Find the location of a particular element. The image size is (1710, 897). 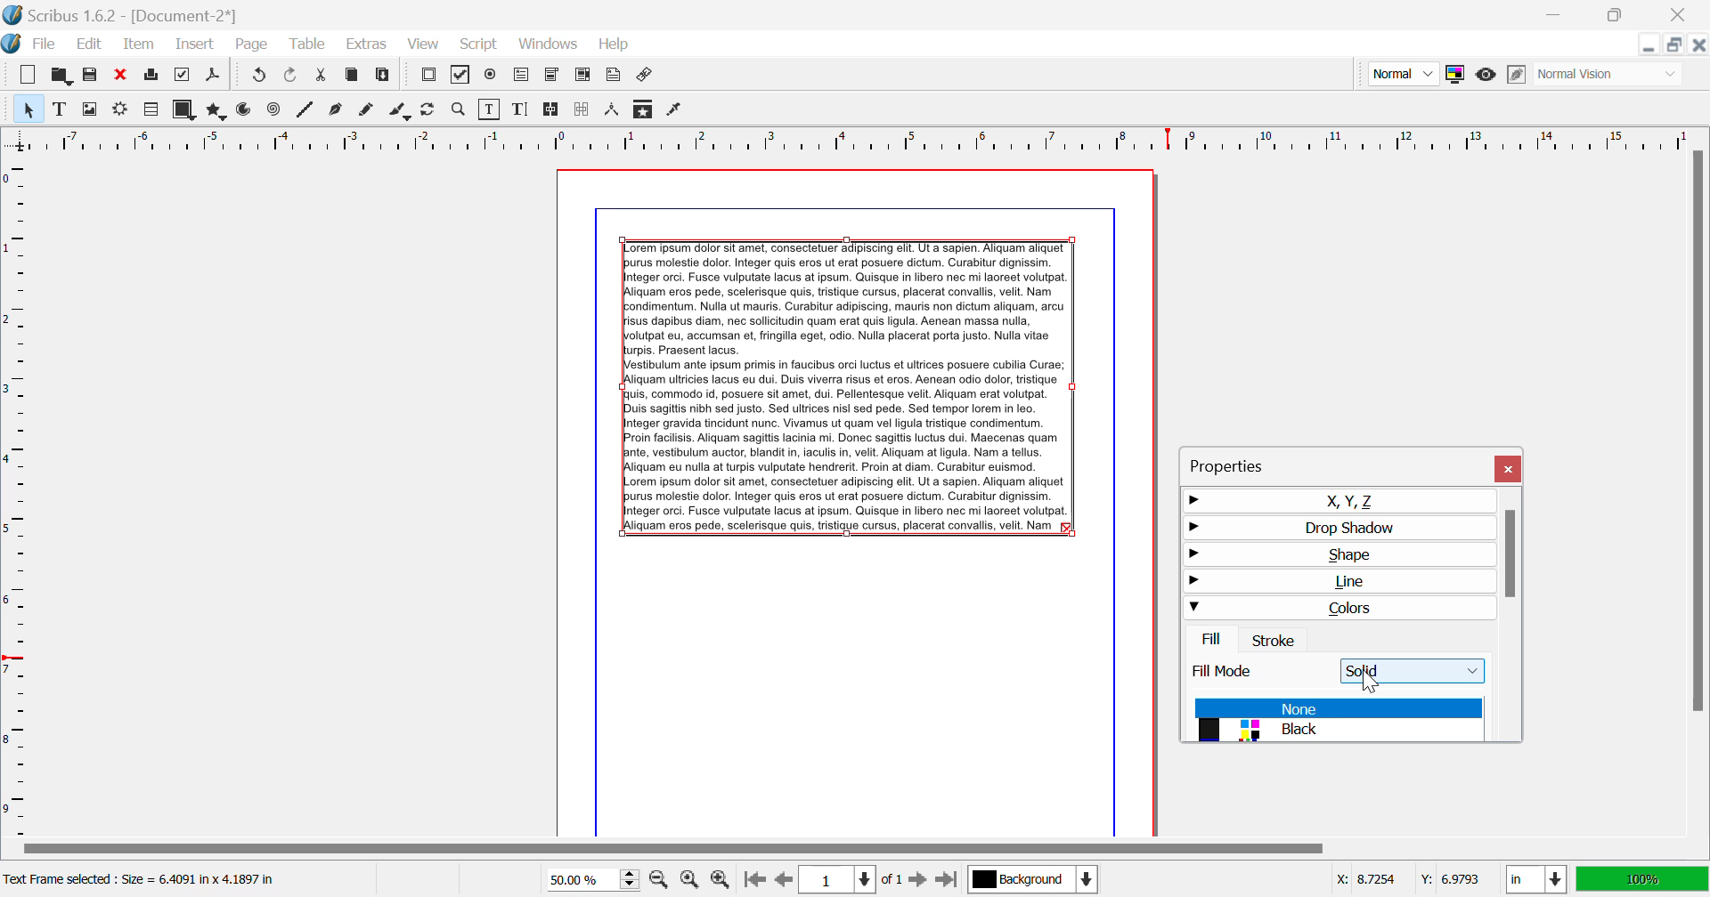

Help is located at coordinates (615, 44).